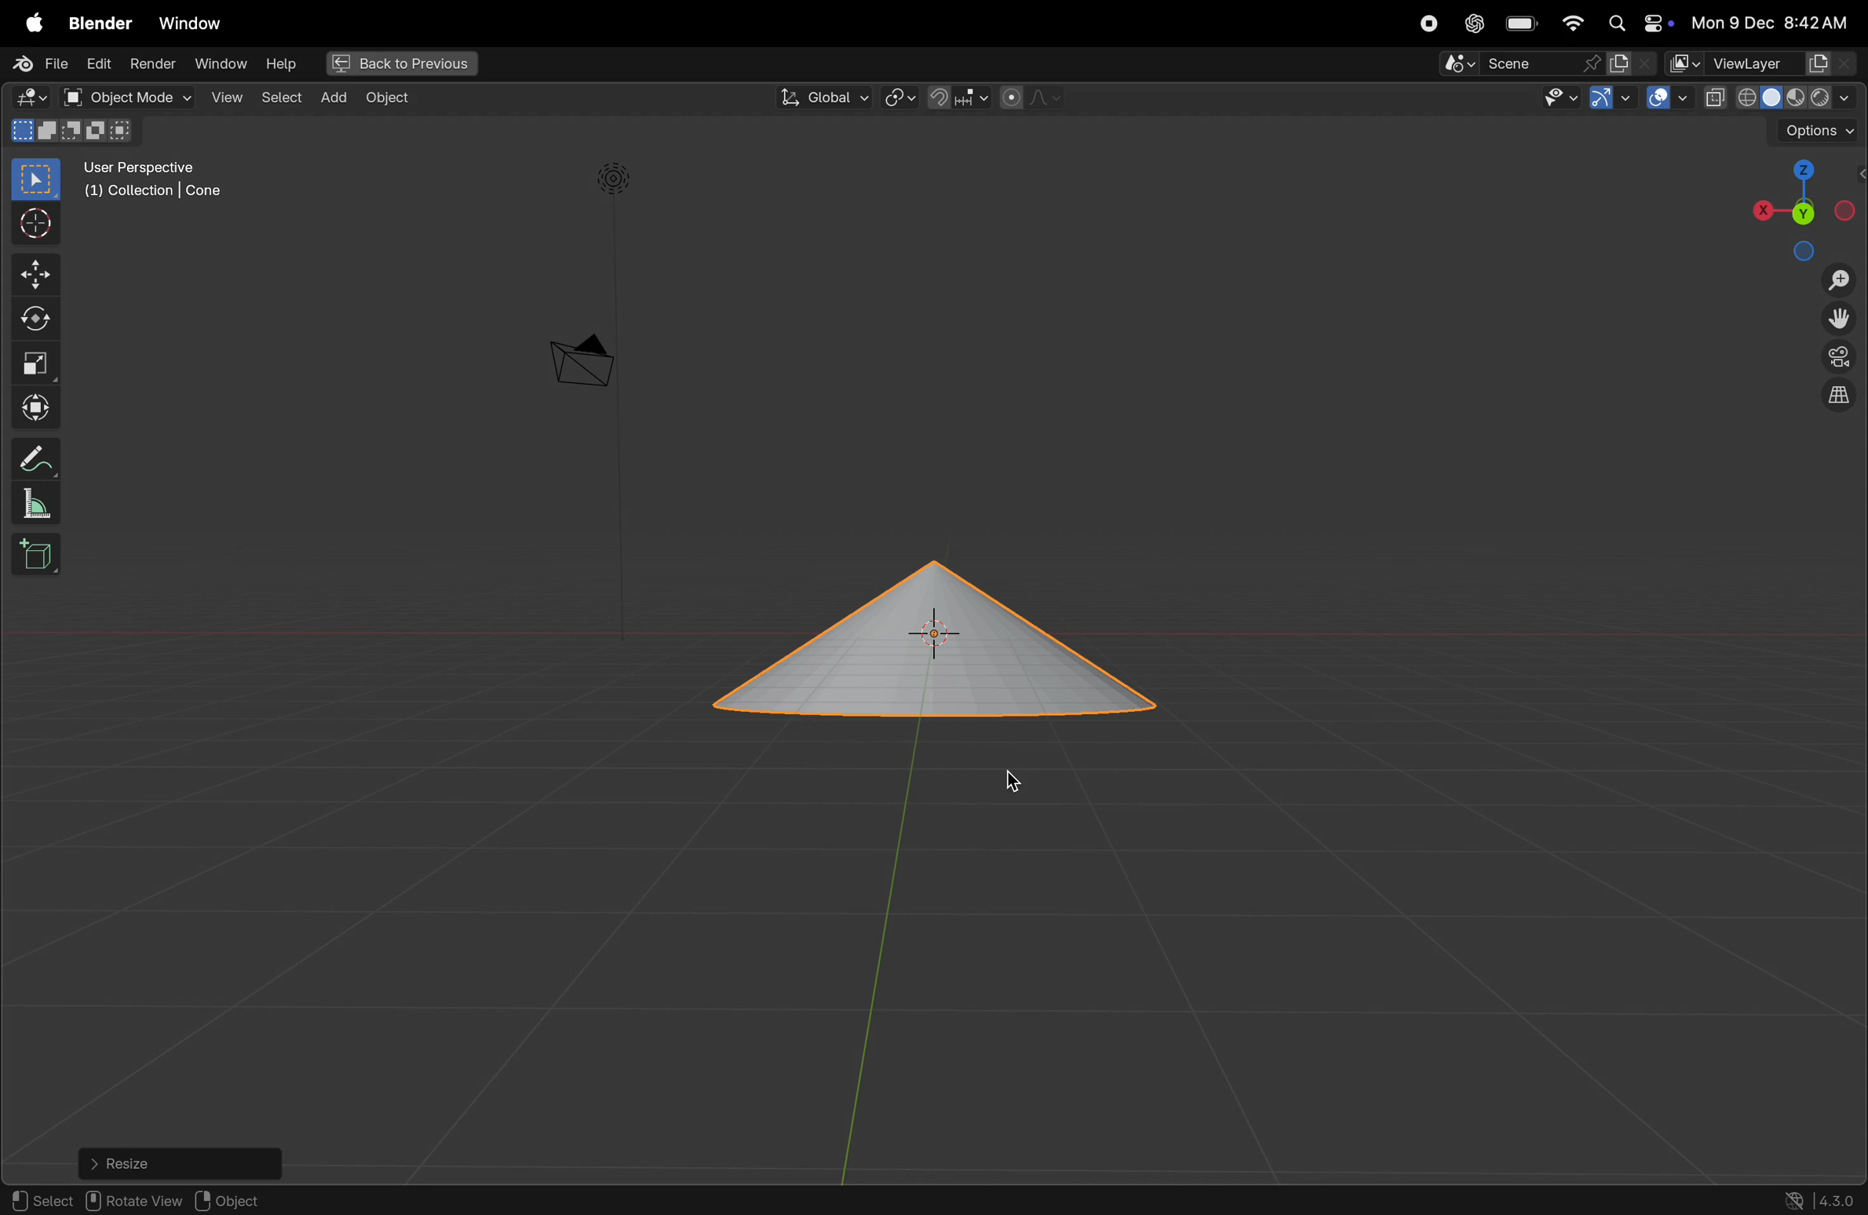 The width and height of the screenshot is (1868, 1215). Describe the element at coordinates (1764, 60) in the screenshot. I see `view layer` at that location.